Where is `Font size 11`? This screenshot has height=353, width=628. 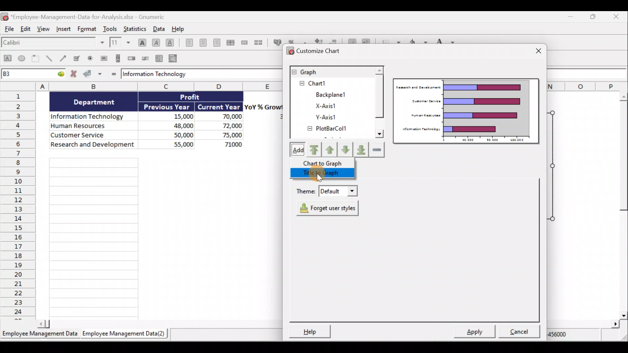 Font size 11 is located at coordinates (119, 42).